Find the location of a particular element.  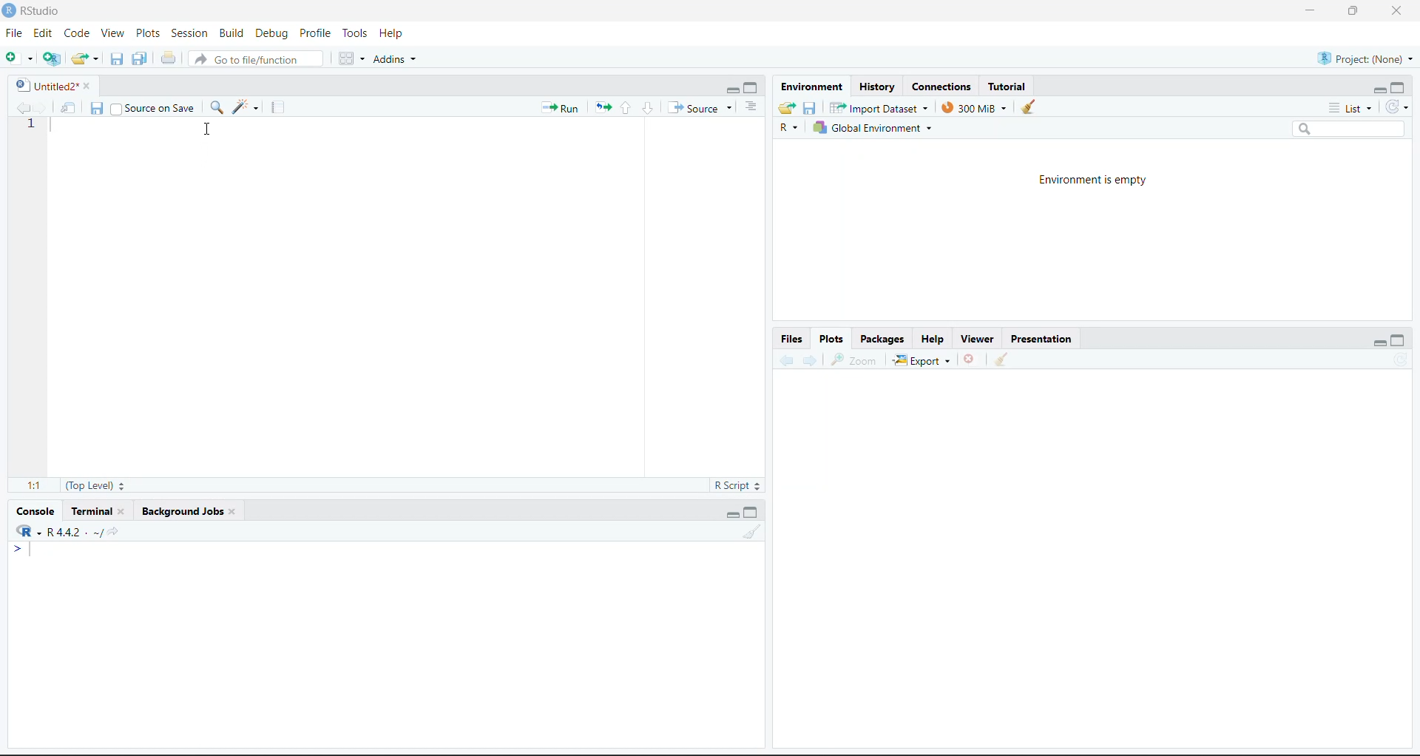

History is located at coordinates (877, 87).